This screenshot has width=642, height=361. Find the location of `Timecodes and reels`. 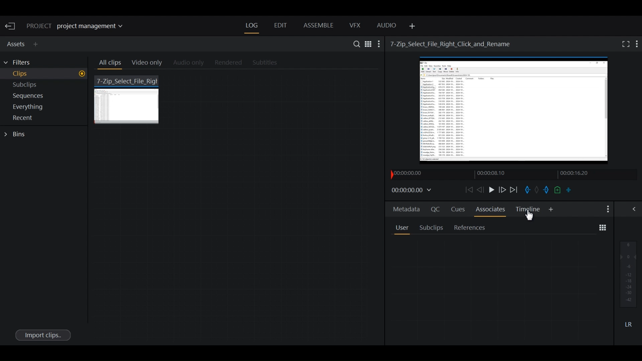

Timecodes and reels is located at coordinates (413, 191).